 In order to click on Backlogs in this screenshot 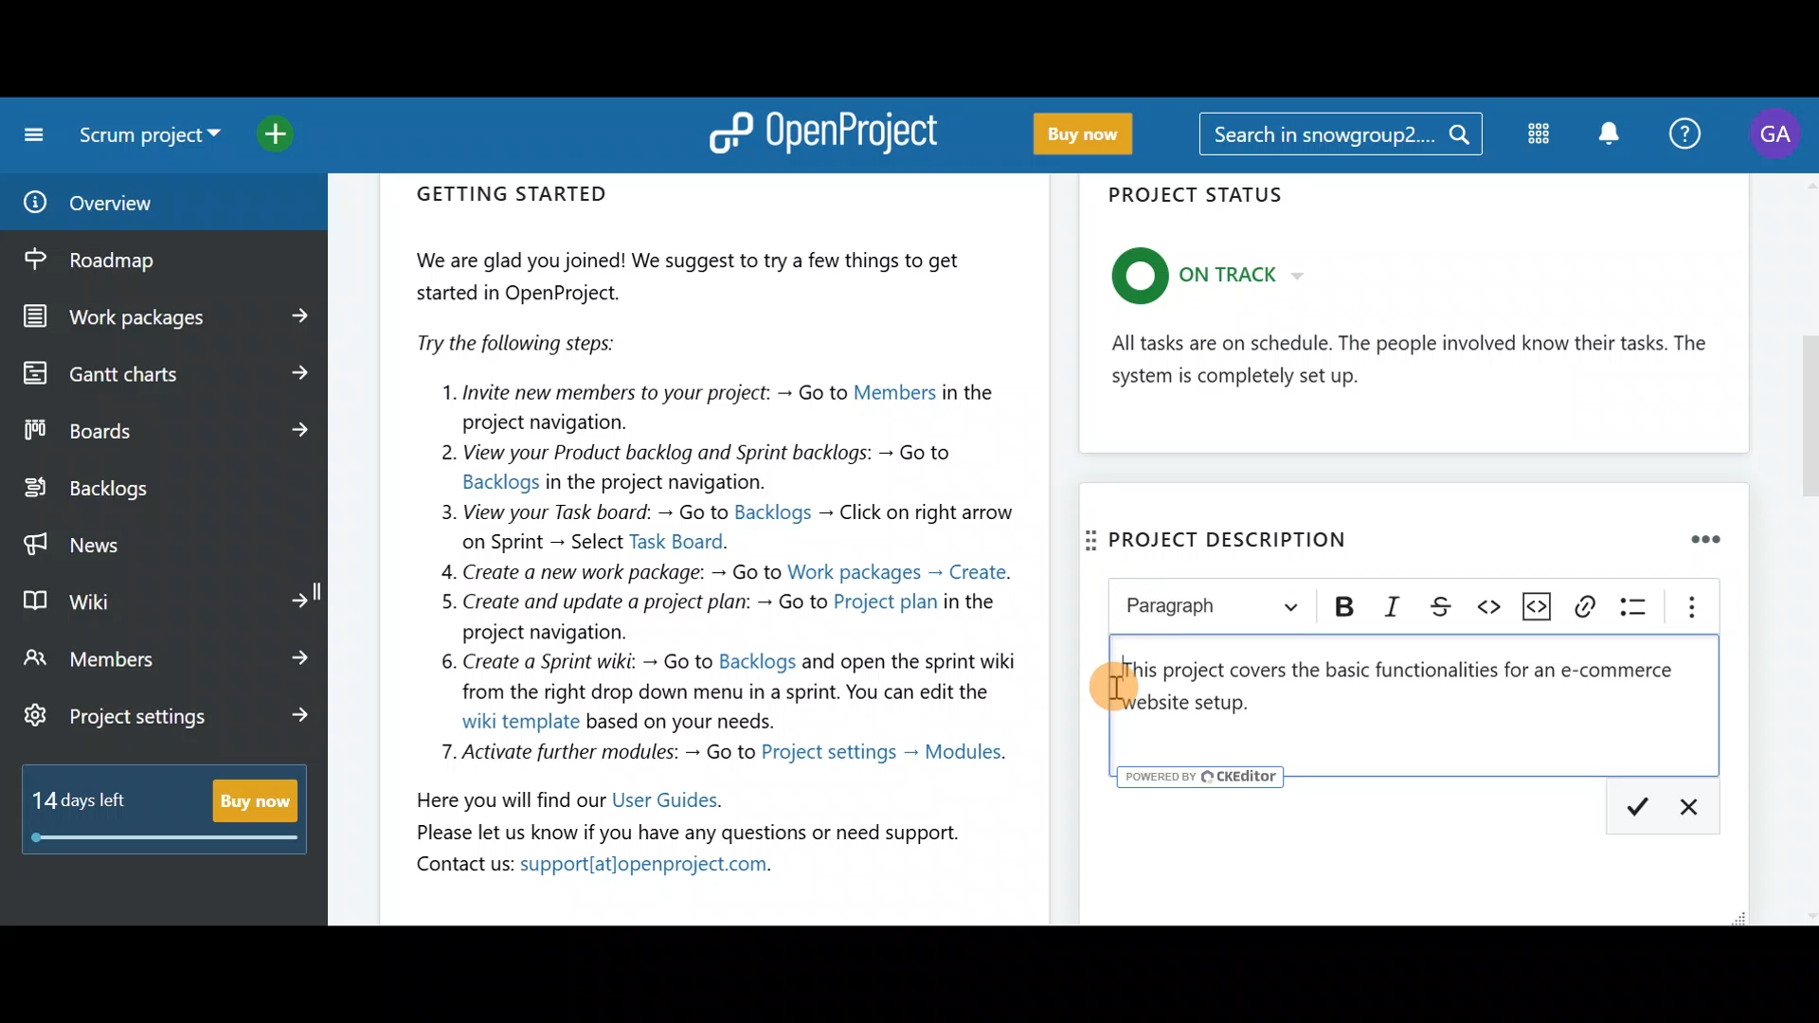, I will do `click(148, 490)`.